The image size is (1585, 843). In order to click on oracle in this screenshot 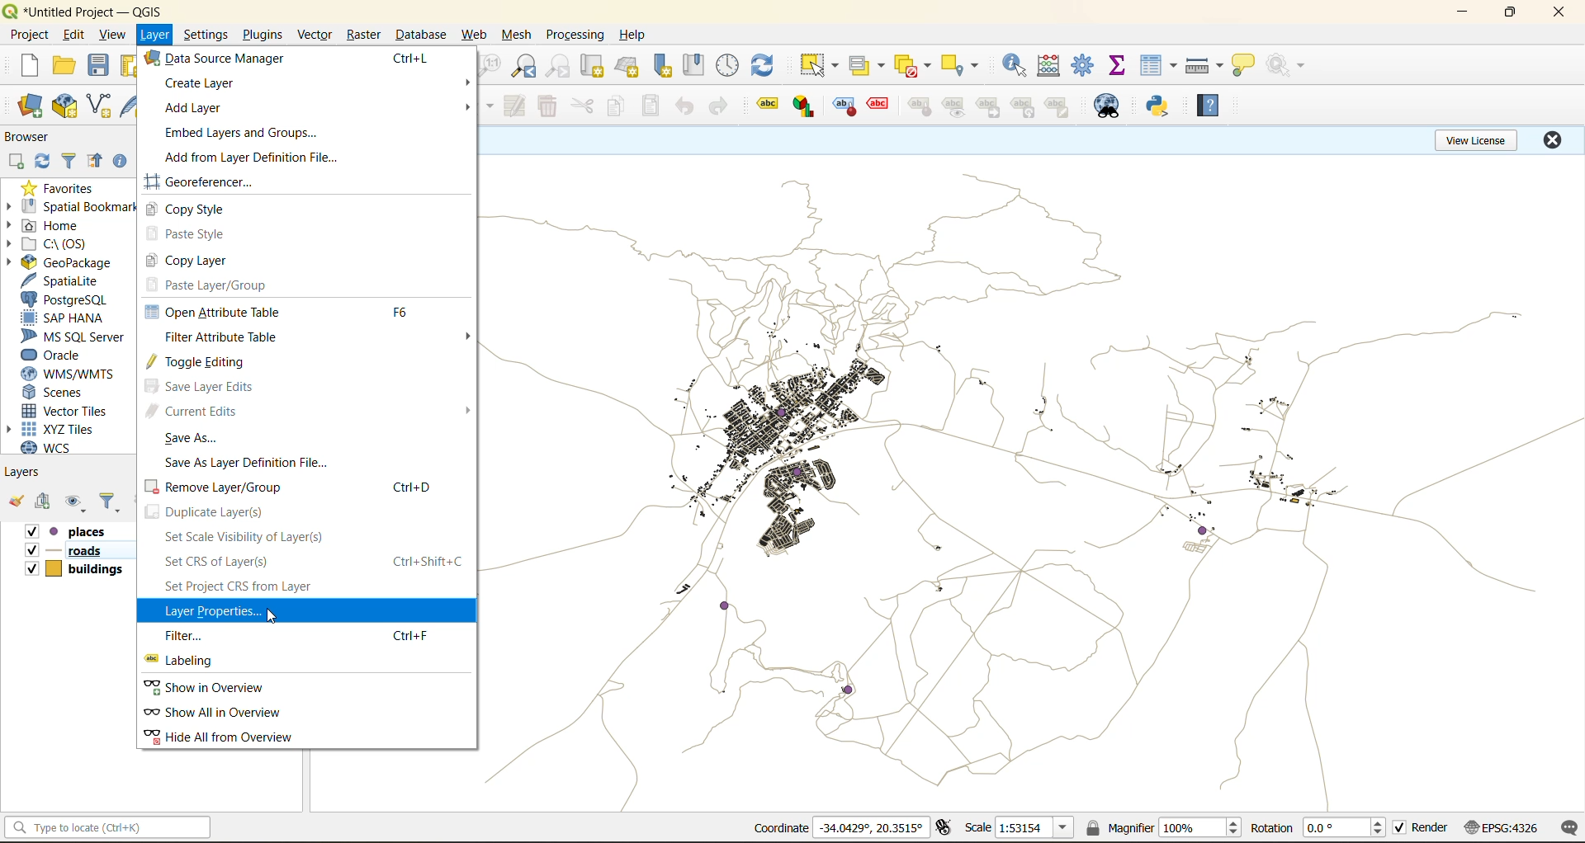, I will do `click(63, 354)`.